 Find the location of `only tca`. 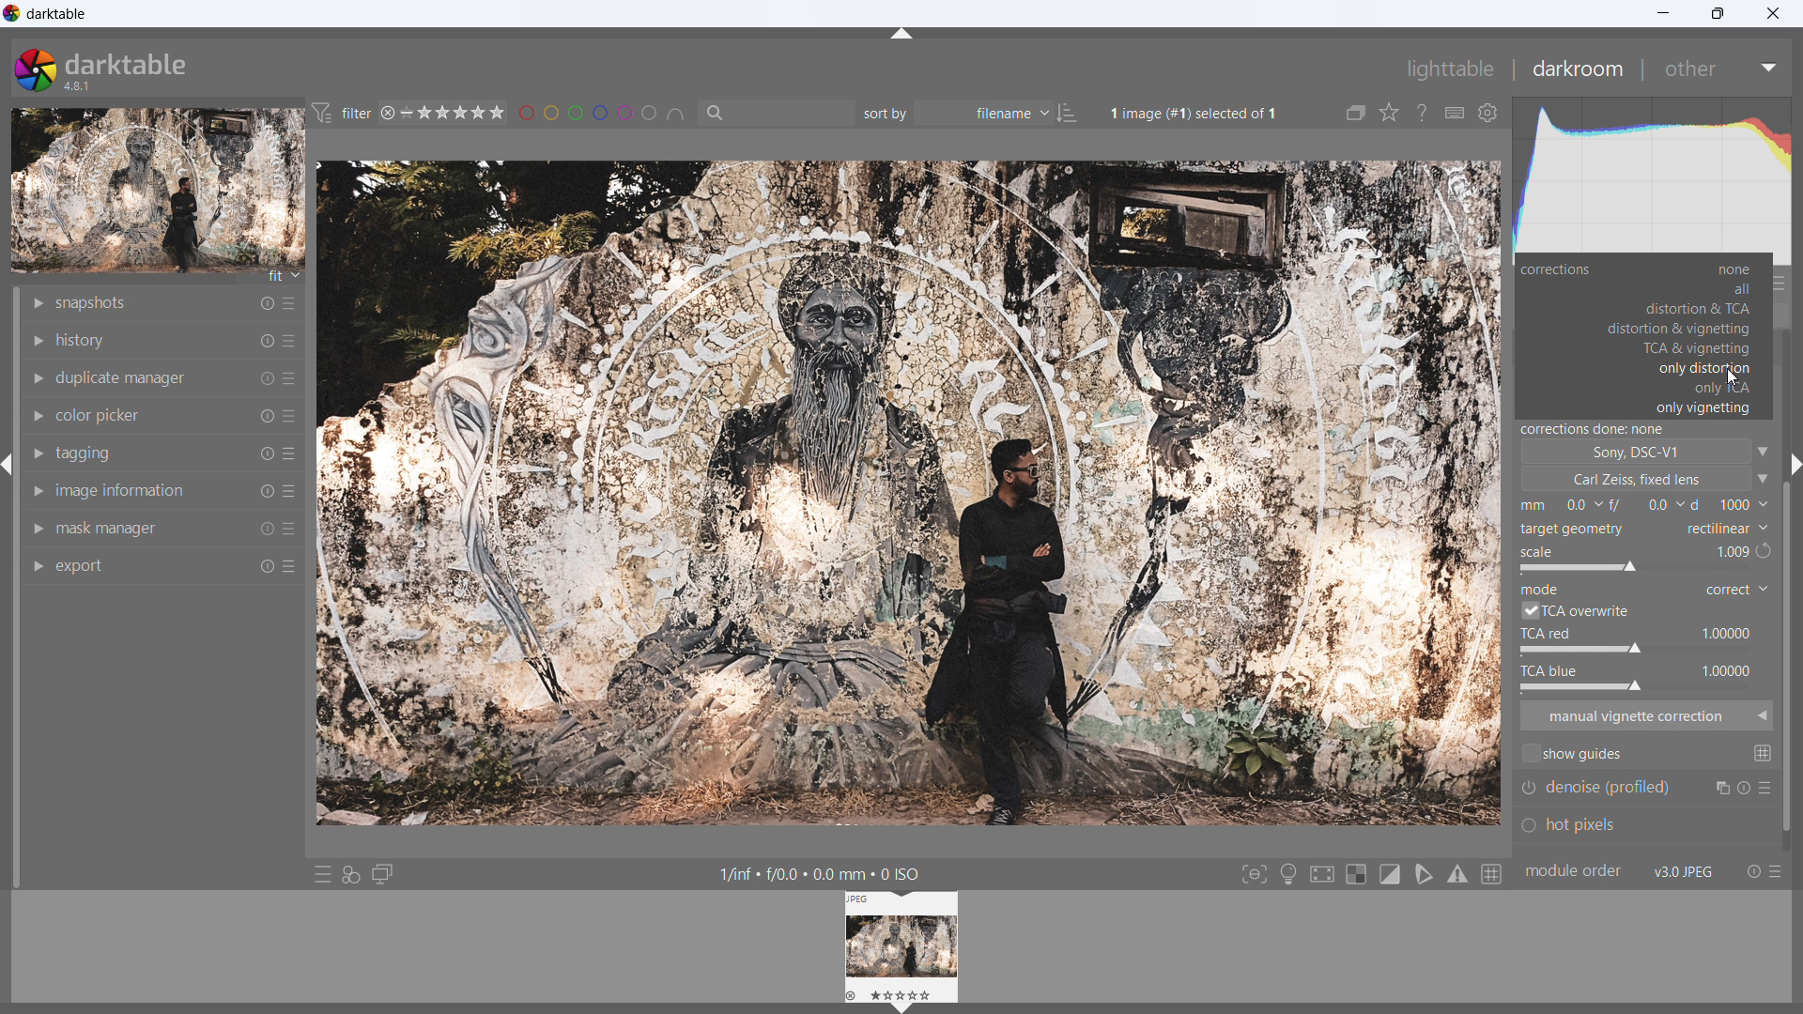

only tca is located at coordinates (1721, 389).